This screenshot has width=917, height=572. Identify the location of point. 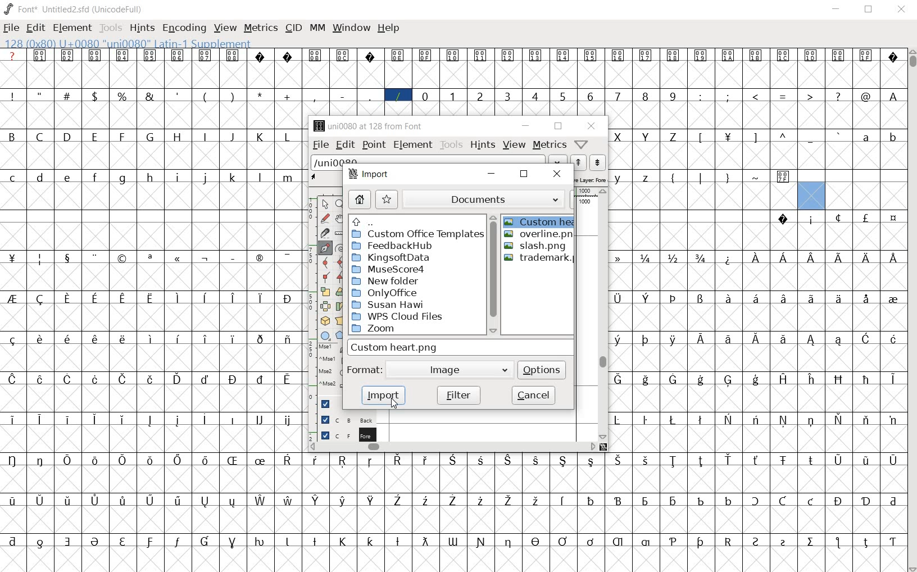
(374, 144).